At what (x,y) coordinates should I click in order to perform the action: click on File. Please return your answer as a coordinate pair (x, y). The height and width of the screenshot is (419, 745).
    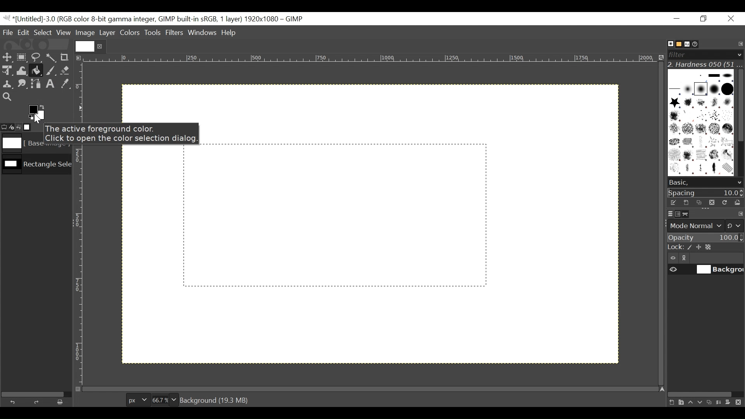
    Looking at the image, I should click on (9, 32).